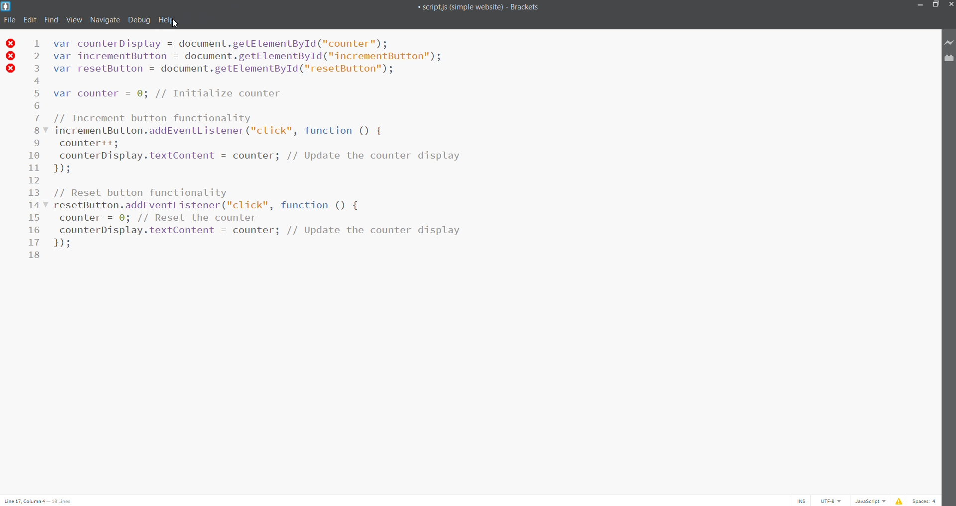 The height and width of the screenshot is (506, 956). Describe the element at coordinates (950, 43) in the screenshot. I see `live preview` at that location.